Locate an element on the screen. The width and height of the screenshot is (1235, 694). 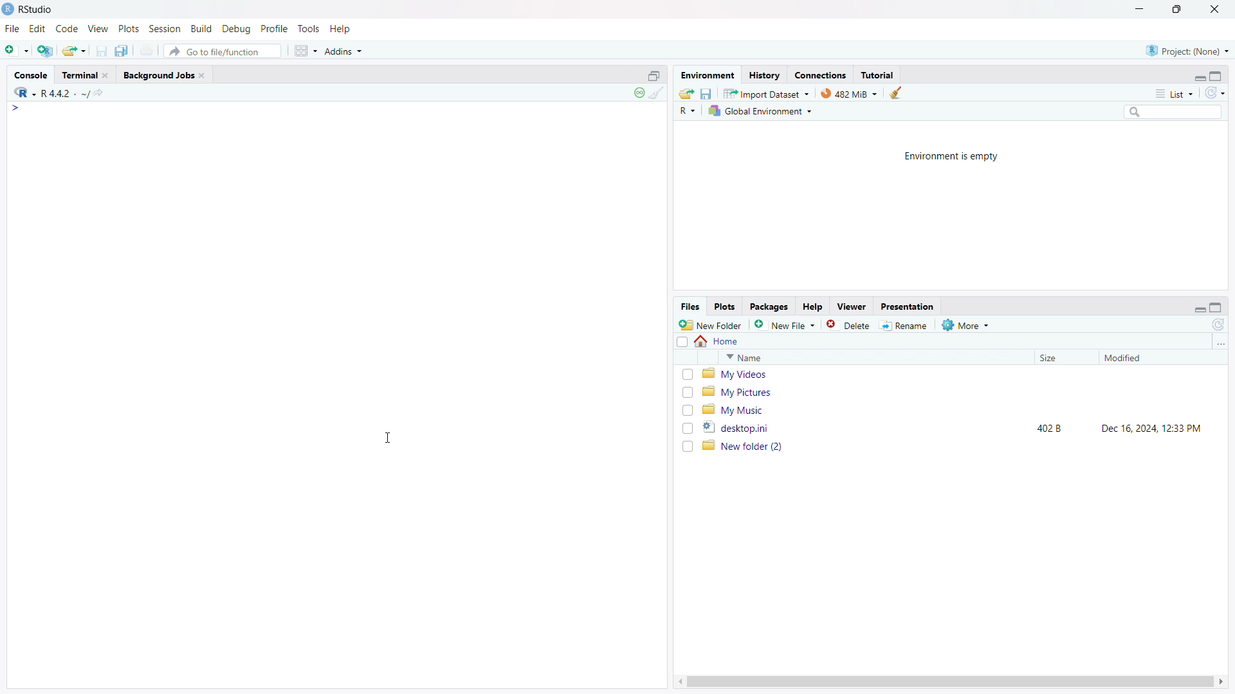
list is located at coordinates (1174, 93).